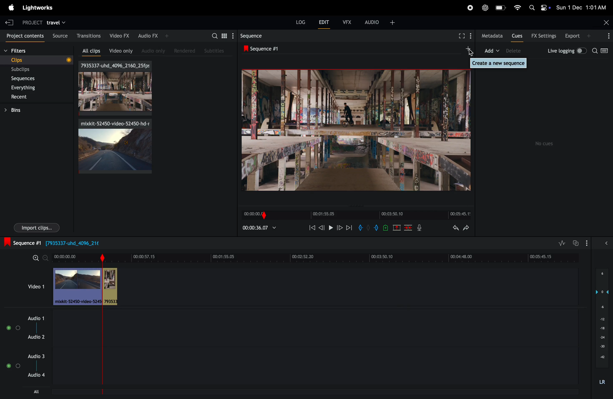 This screenshot has width=613, height=399. What do you see at coordinates (606, 22) in the screenshot?
I see `close` at bounding box center [606, 22].